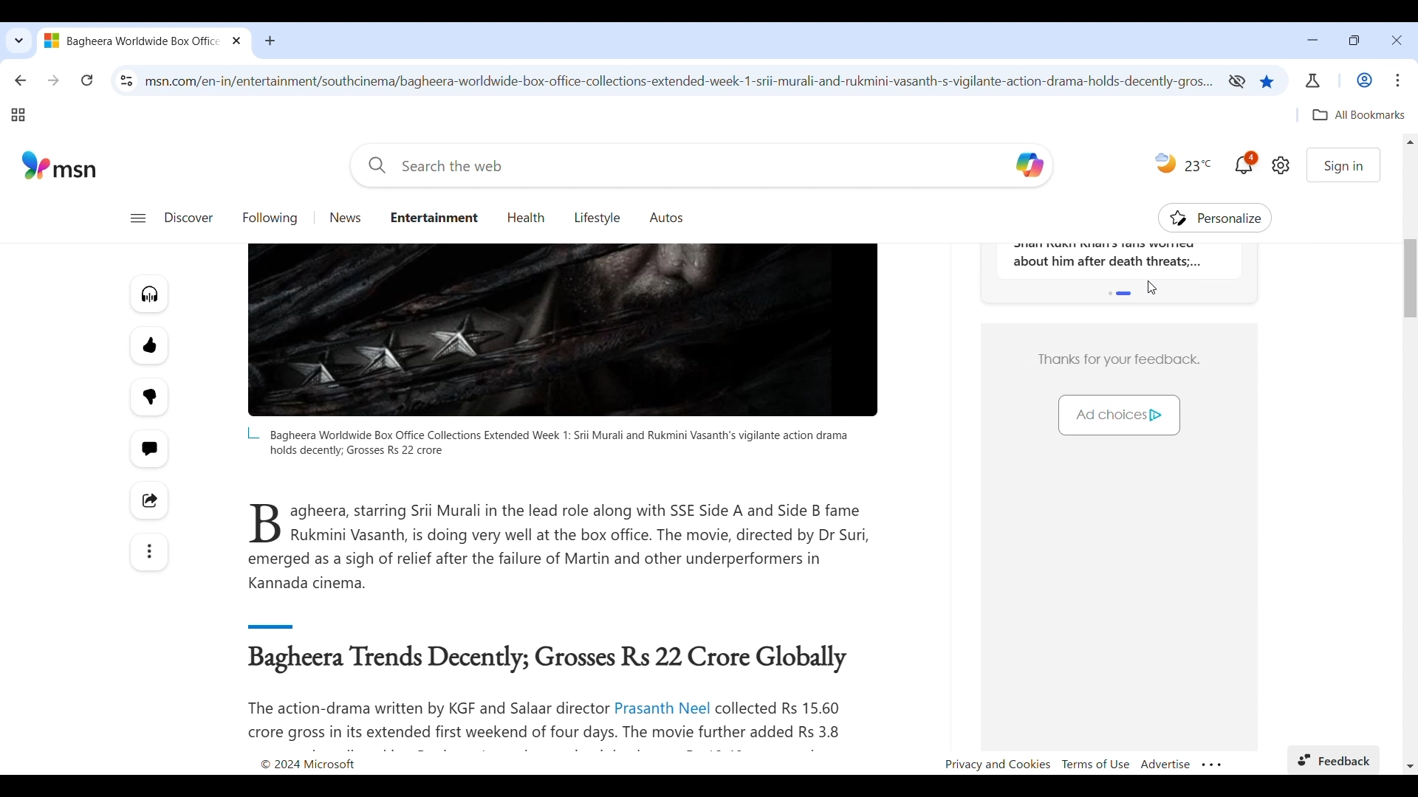 The image size is (1418, 797). I want to click on Time of the day, so click(1165, 162).